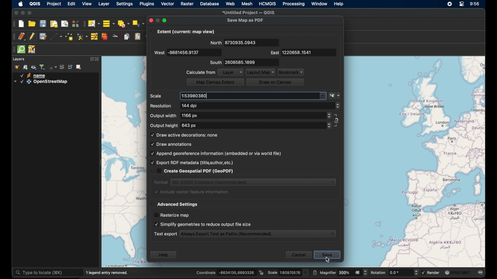  I want to click on cursor, so click(327, 259).